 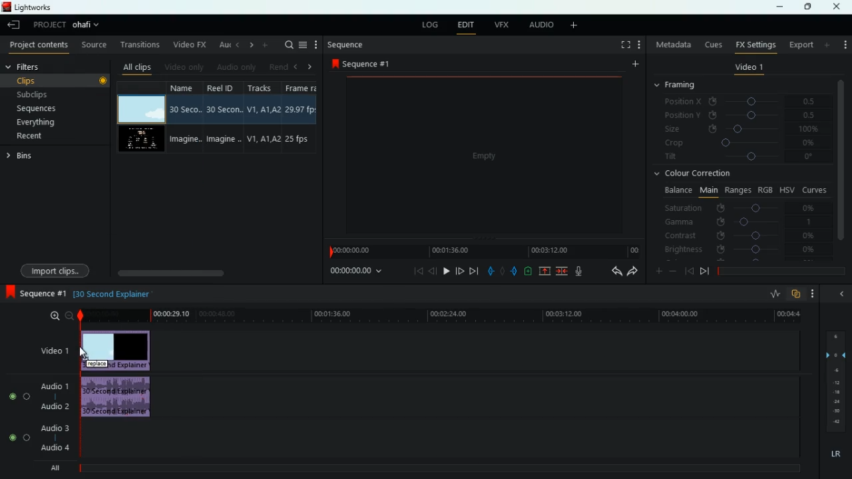 What do you see at coordinates (439, 316) in the screenshot?
I see `time` at bounding box center [439, 316].